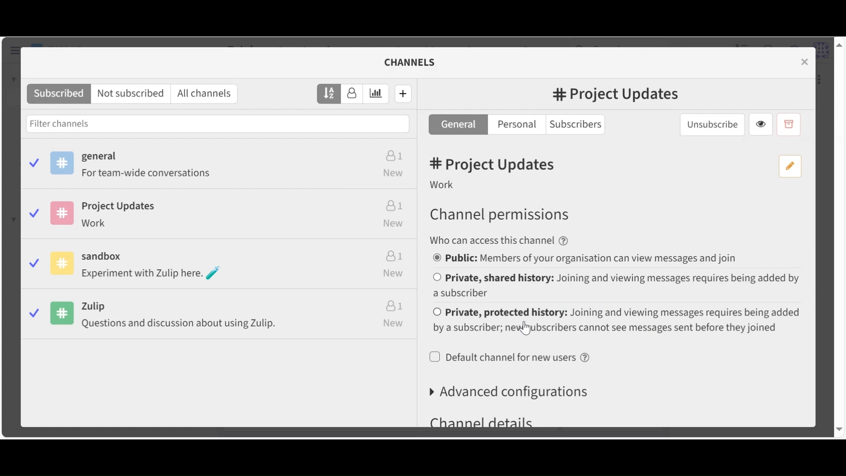  Describe the element at coordinates (594, 258) in the screenshot. I see `(un)select public` at that location.